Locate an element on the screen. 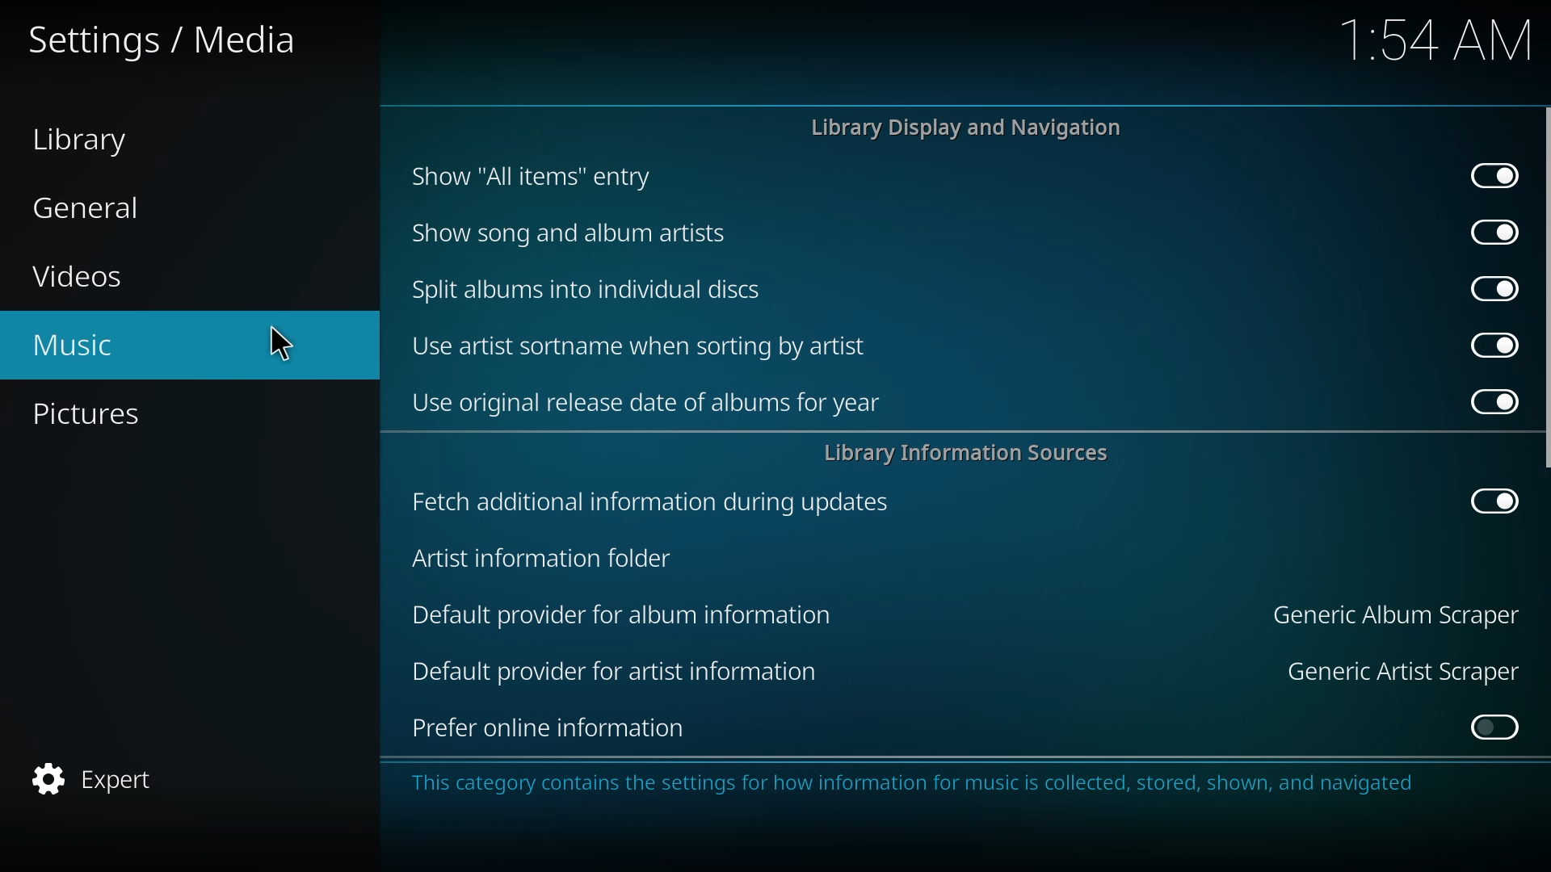 The width and height of the screenshot is (1551, 872). use artist sortname when sorting is located at coordinates (649, 347).